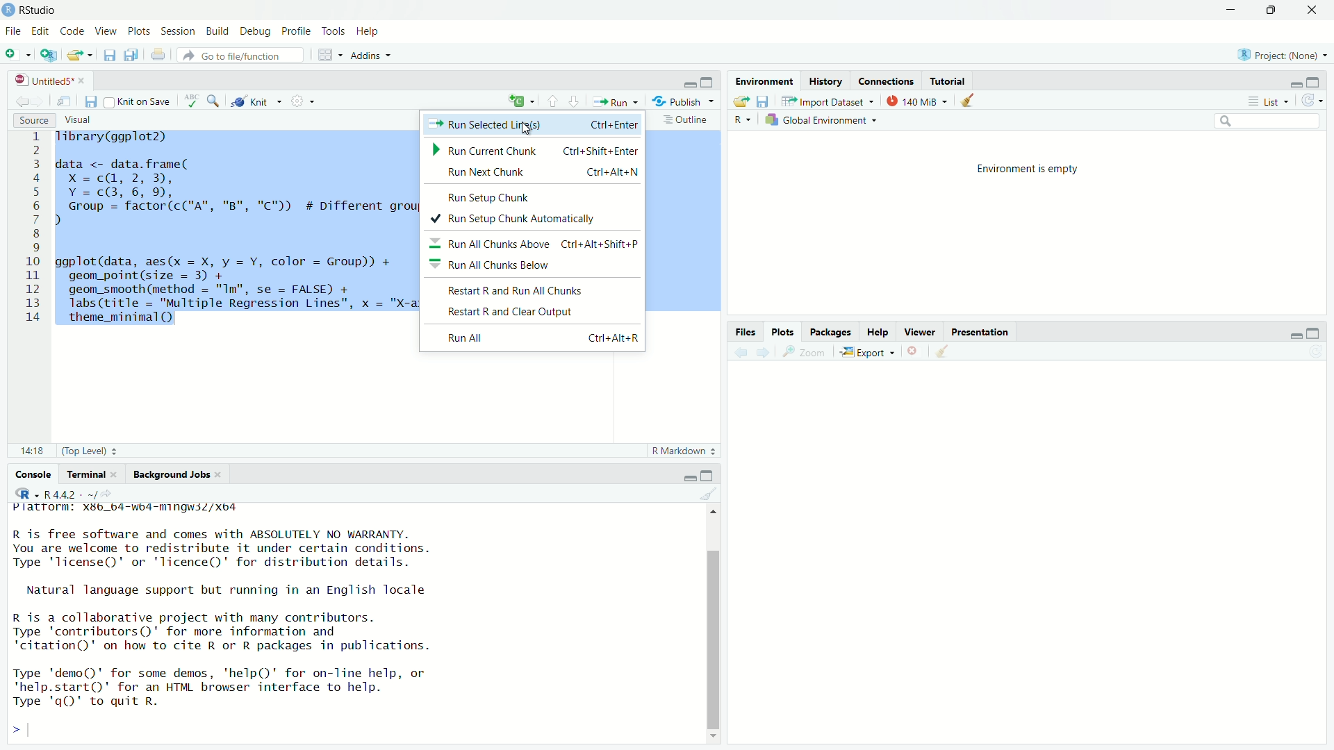 This screenshot has height=750, width=1334. Describe the element at coordinates (106, 32) in the screenshot. I see `View` at that location.